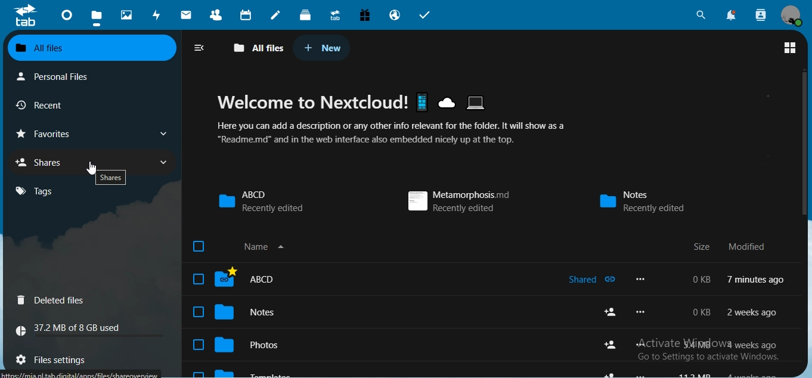 This screenshot has height=378, width=812. What do you see at coordinates (790, 49) in the screenshot?
I see `view` at bounding box center [790, 49].